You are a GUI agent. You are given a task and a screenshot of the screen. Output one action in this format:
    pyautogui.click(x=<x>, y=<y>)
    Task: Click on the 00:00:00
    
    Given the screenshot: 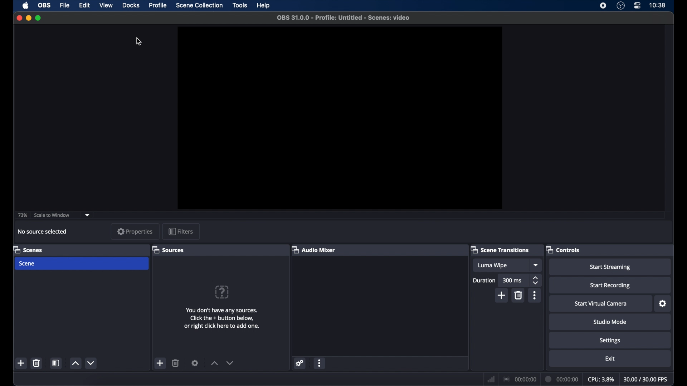 What is the action you would take?
    pyautogui.click(x=562, y=379)
    